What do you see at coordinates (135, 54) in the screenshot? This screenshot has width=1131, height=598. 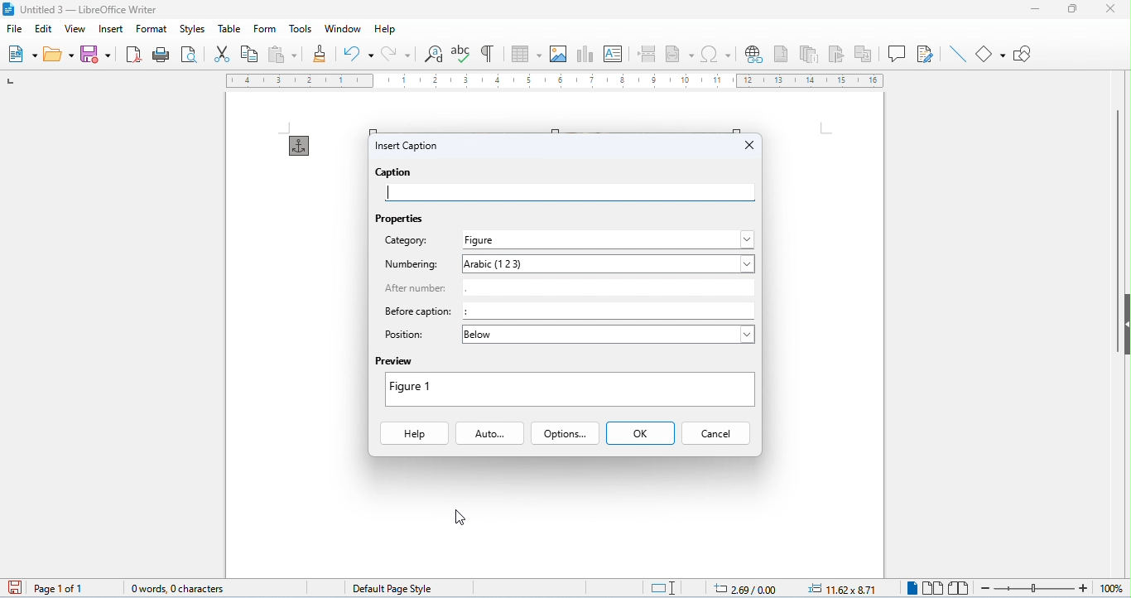 I see `export pdf` at bounding box center [135, 54].